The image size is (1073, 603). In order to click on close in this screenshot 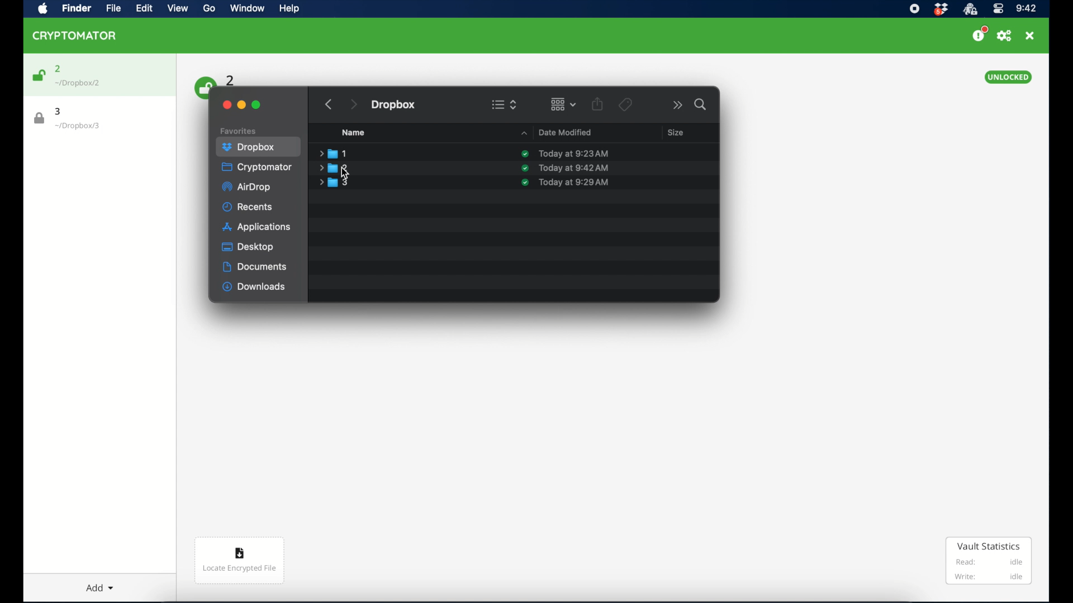, I will do `click(1030, 36)`.